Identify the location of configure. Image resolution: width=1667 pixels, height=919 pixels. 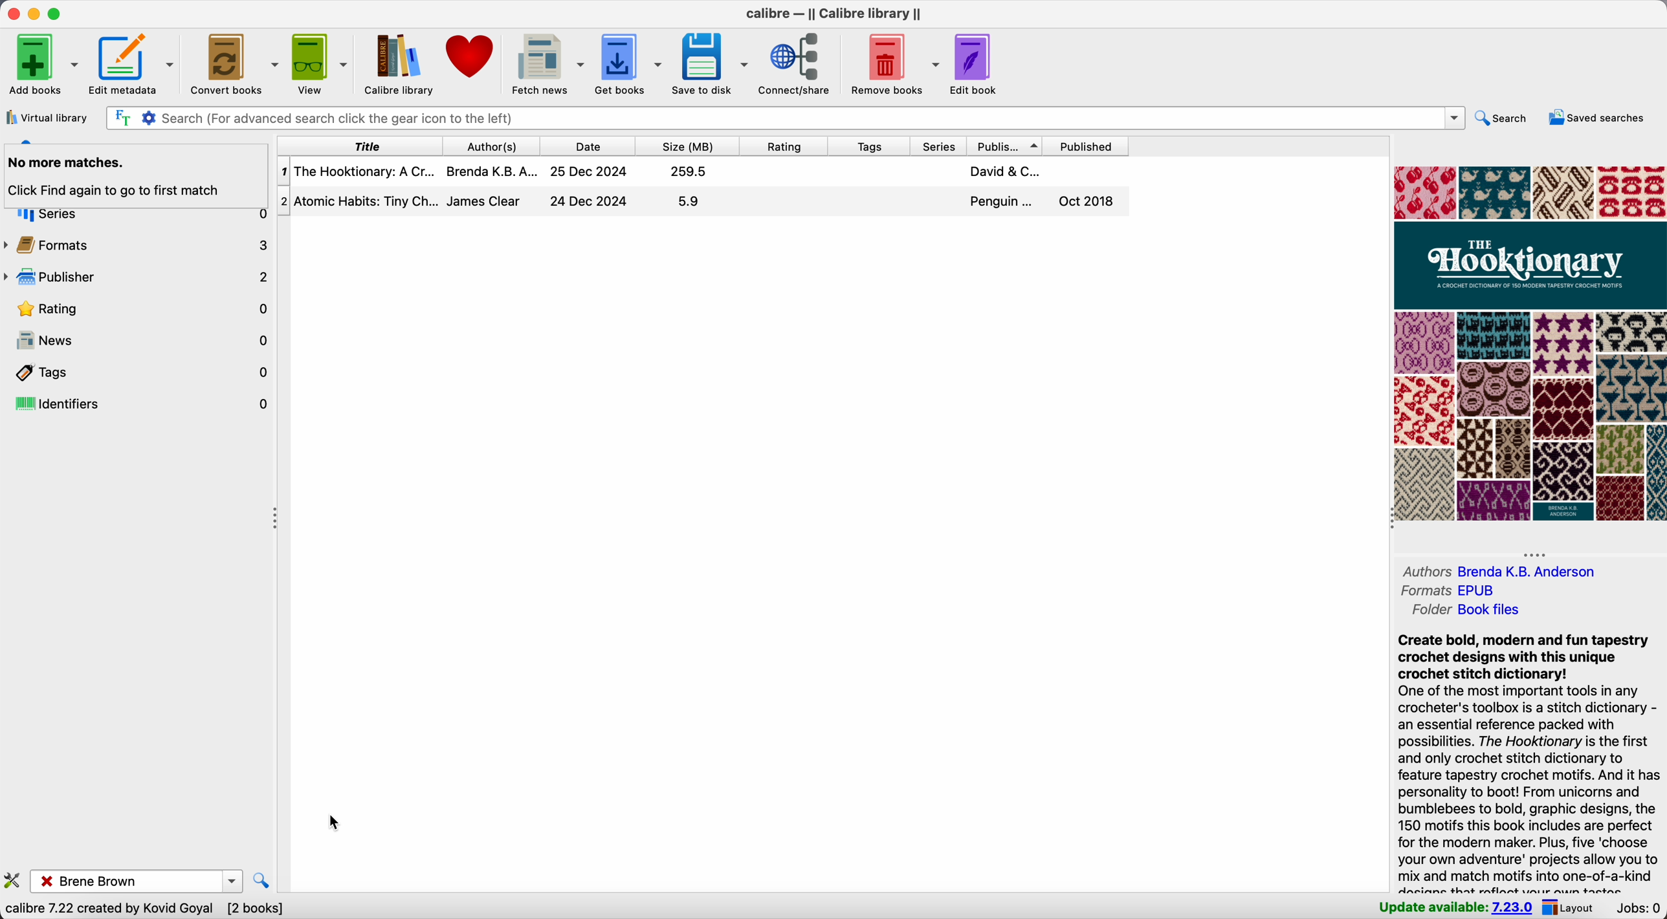
(14, 881).